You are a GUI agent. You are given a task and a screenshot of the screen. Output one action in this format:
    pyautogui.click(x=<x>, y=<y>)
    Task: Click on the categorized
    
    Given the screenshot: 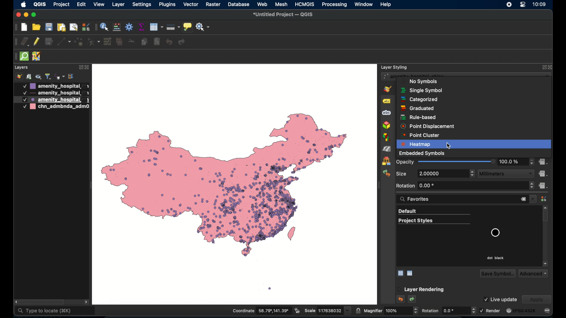 What is the action you would take?
    pyautogui.click(x=420, y=100)
    